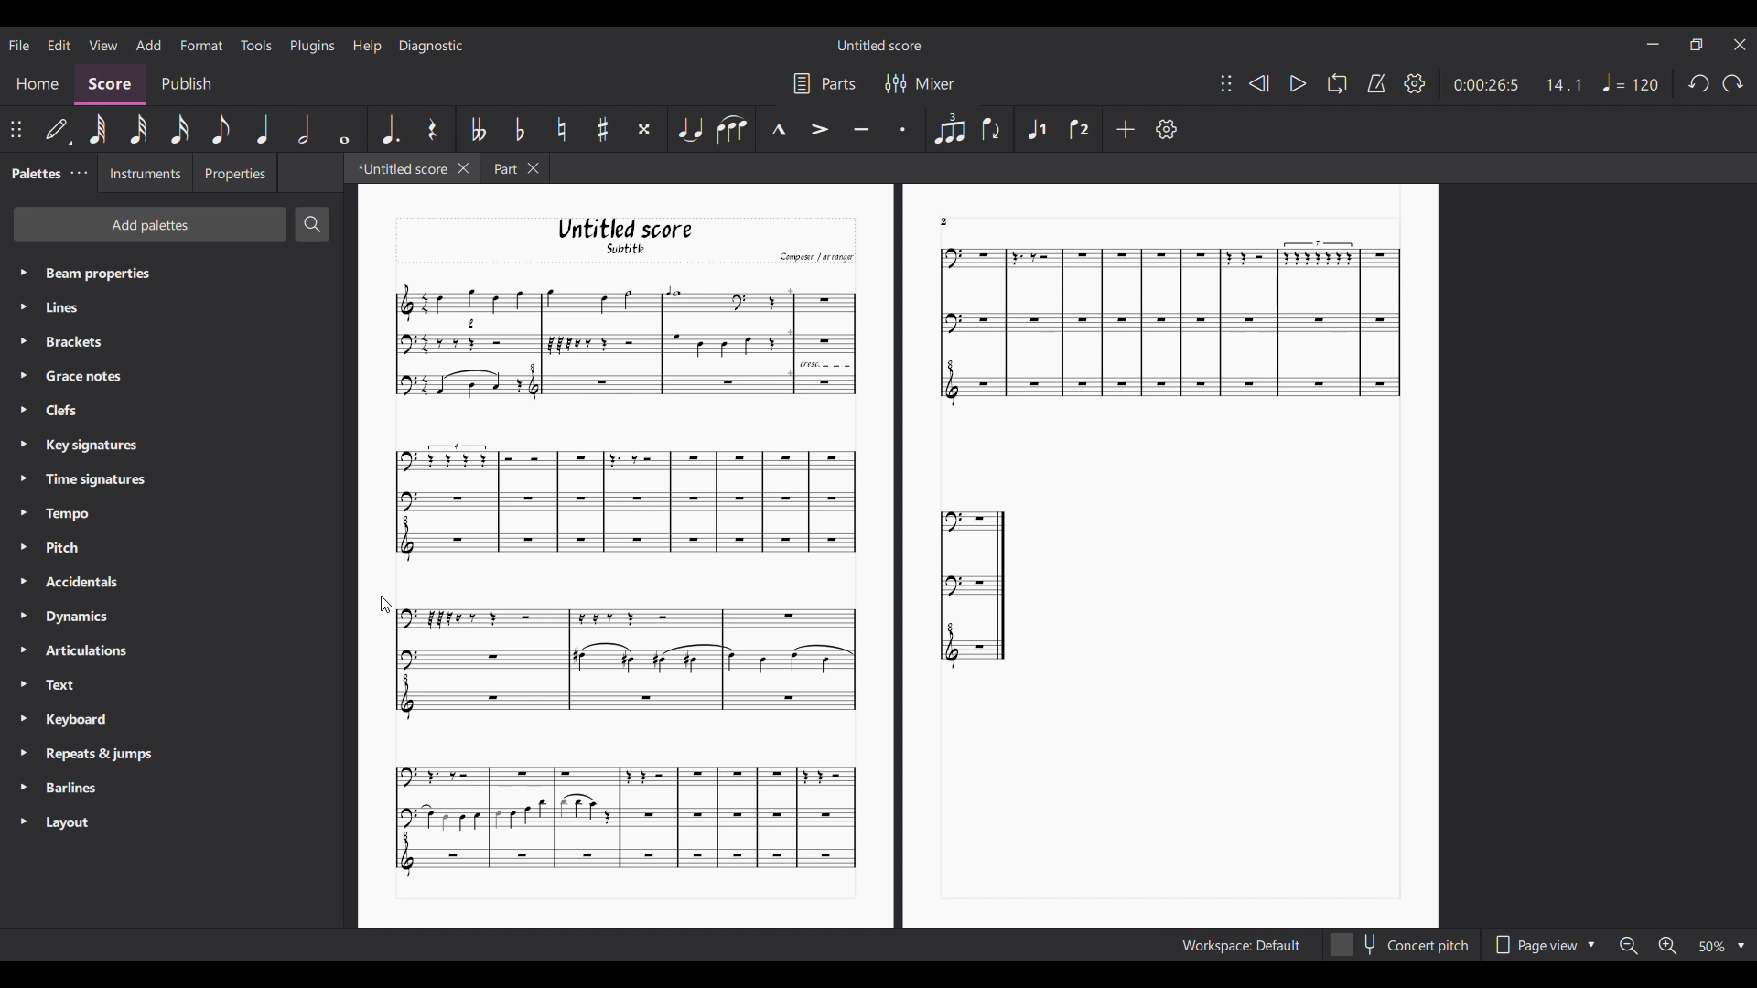 This screenshot has height=988, width=1757. What do you see at coordinates (816, 259) in the screenshot?
I see `Compone | arcanger` at bounding box center [816, 259].